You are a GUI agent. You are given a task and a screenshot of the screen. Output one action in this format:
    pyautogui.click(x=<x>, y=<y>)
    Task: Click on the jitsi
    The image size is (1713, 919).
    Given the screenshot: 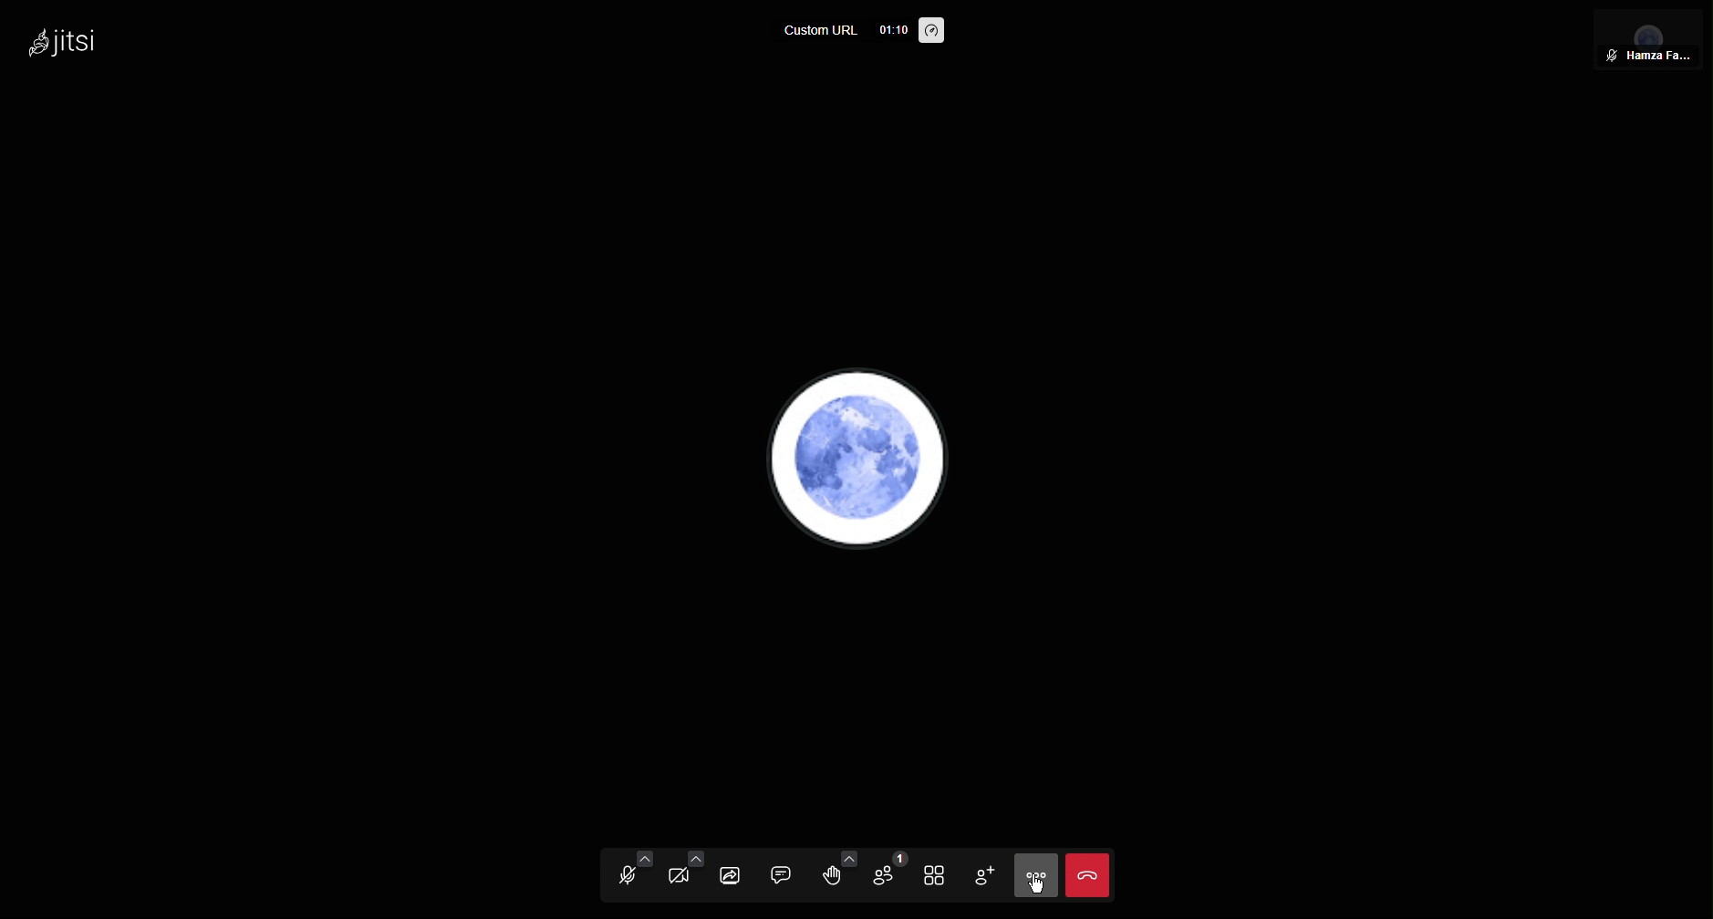 What is the action you would take?
    pyautogui.click(x=59, y=38)
    